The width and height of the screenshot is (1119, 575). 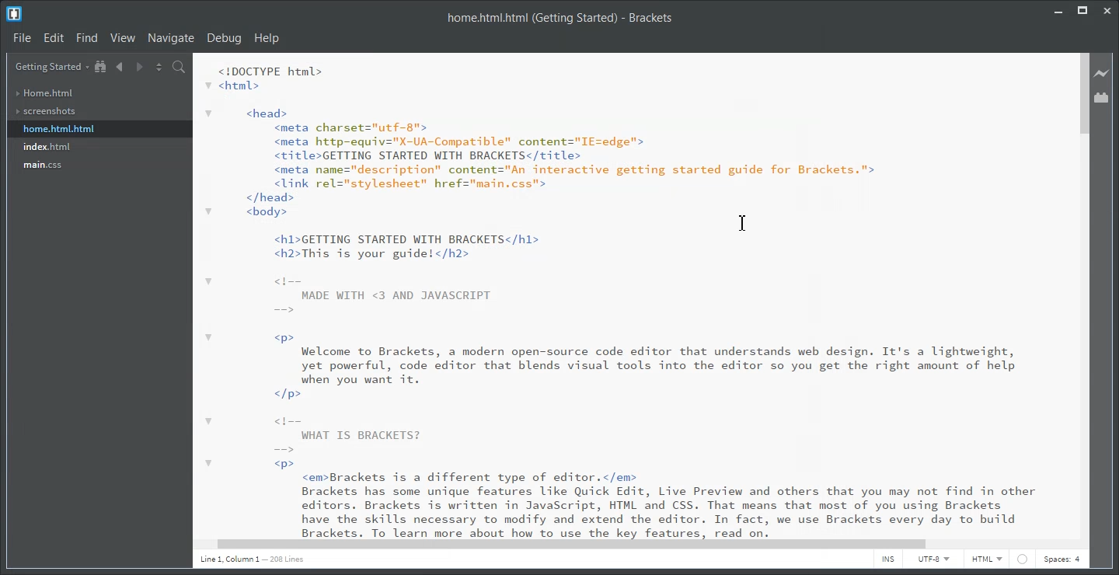 I want to click on Text 1, so click(x=561, y=18).